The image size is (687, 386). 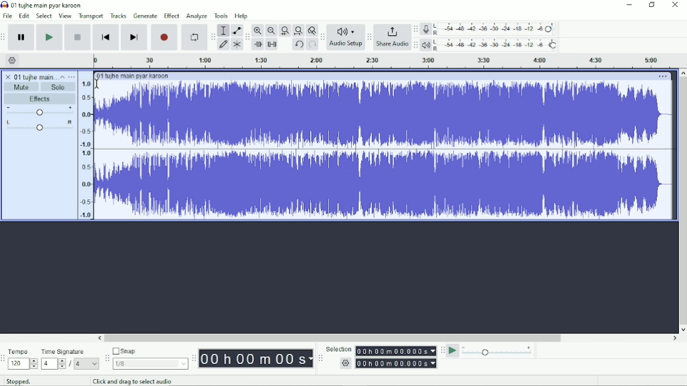 What do you see at coordinates (71, 365) in the screenshot?
I see `/` at bounding box center [71, 365].